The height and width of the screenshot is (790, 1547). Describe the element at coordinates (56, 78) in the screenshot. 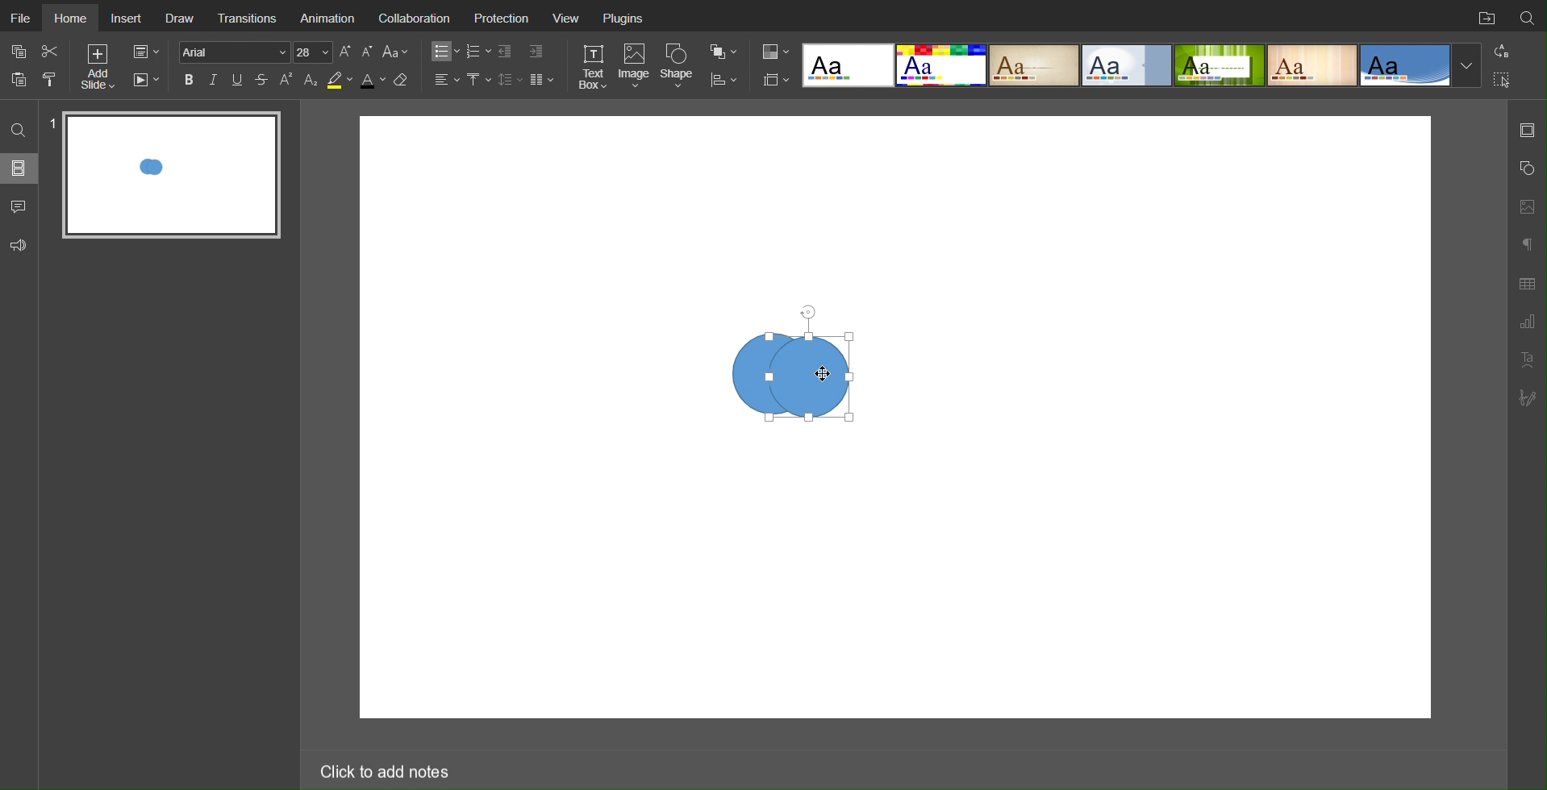

I see `copy style` at that location.